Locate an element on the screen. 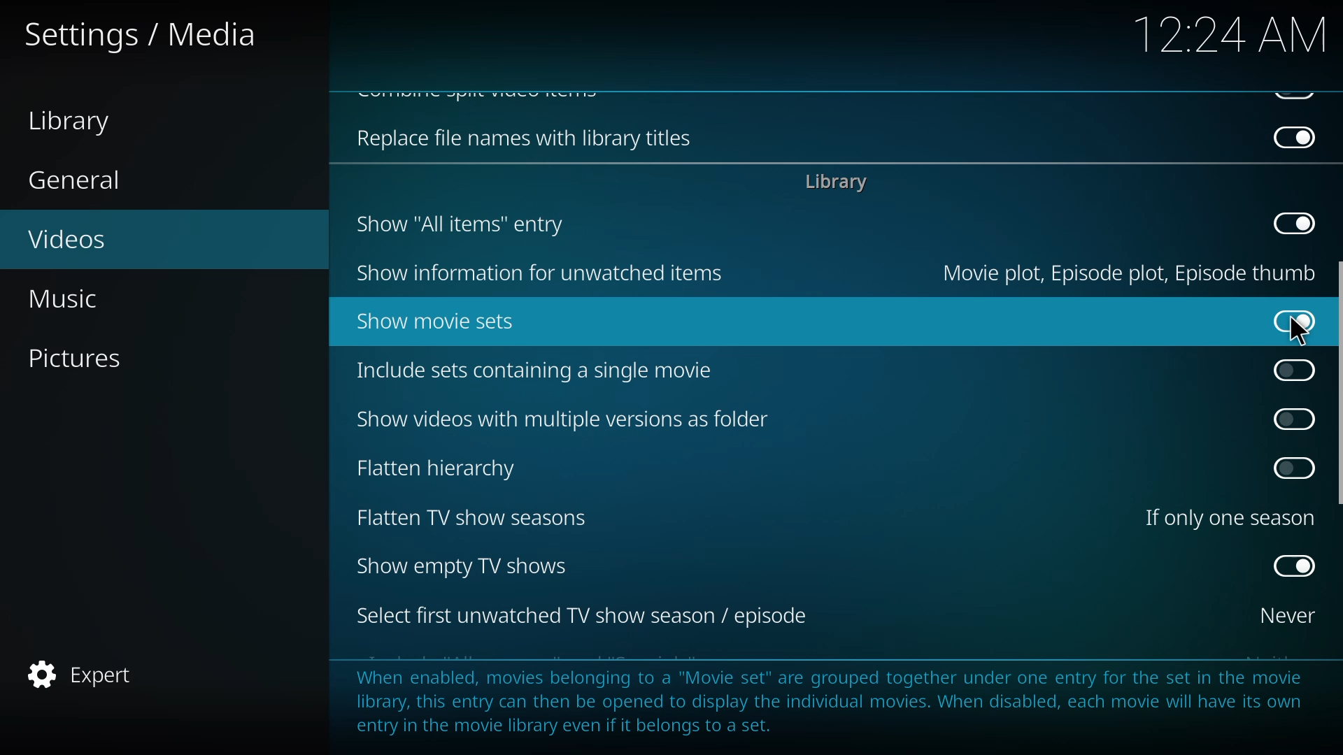  show movie sets is located at coordinates (434, 320).